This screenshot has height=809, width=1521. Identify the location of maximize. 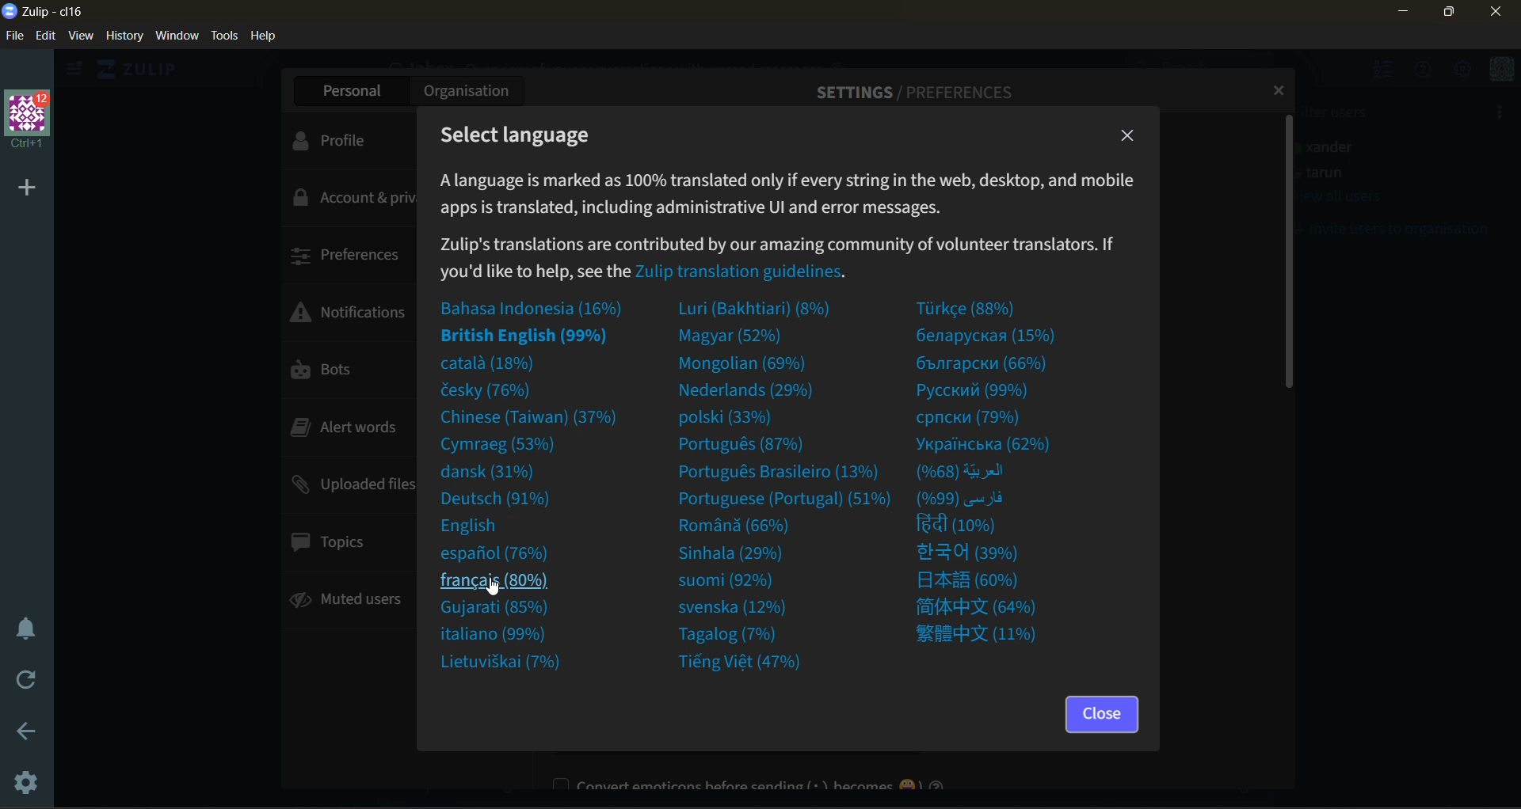
(1452, 13).